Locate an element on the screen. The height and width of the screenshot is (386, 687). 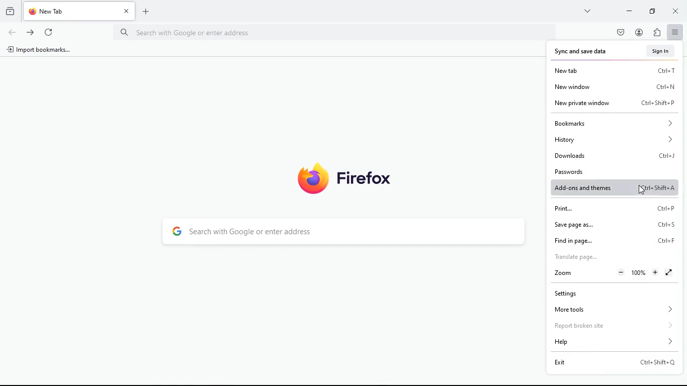
exit is located at coordinates (614, 362).